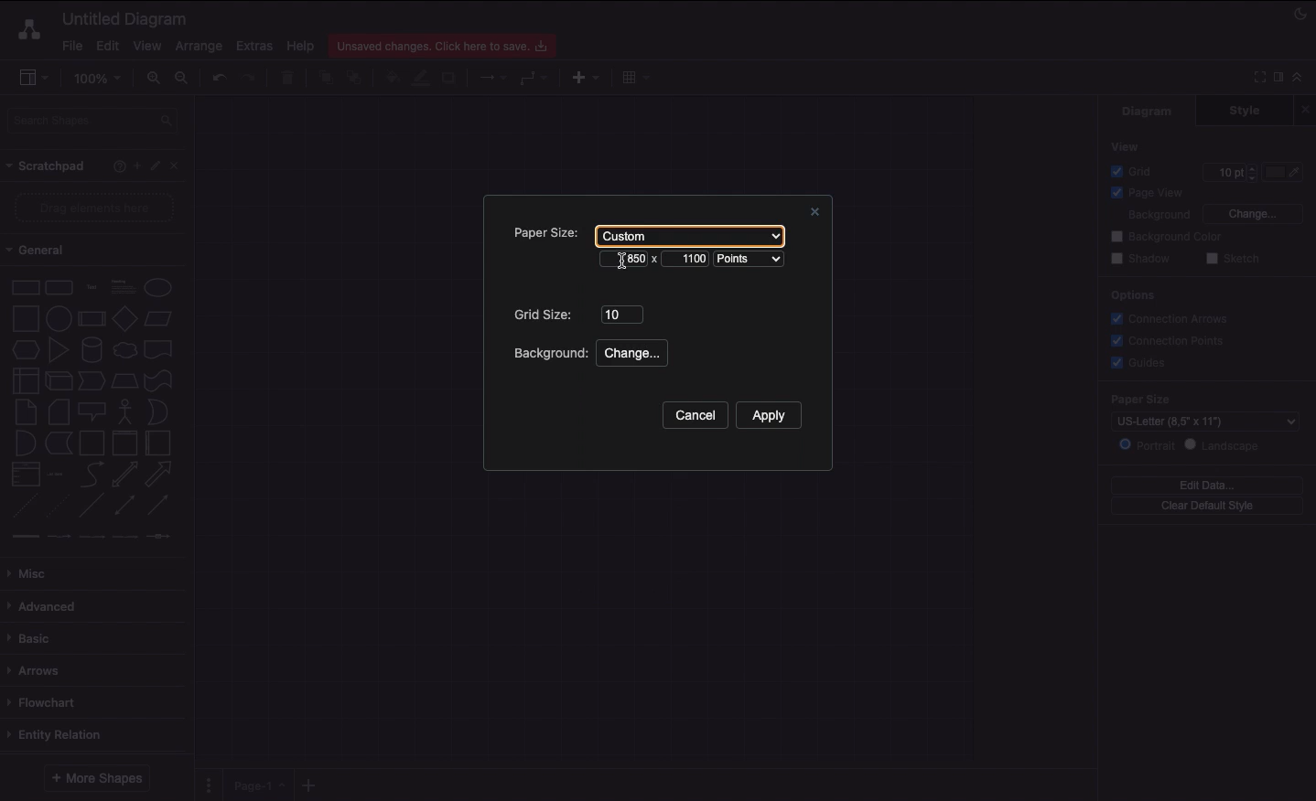  Describe the element at coordinates (70, 46) in the screenshot. I see `File` at that location.